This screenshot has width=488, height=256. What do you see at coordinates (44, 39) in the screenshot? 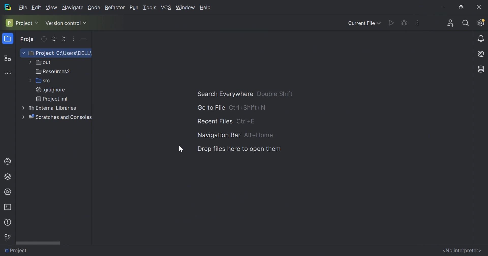
I see `Select opened file` at bounding box center [44, 39].